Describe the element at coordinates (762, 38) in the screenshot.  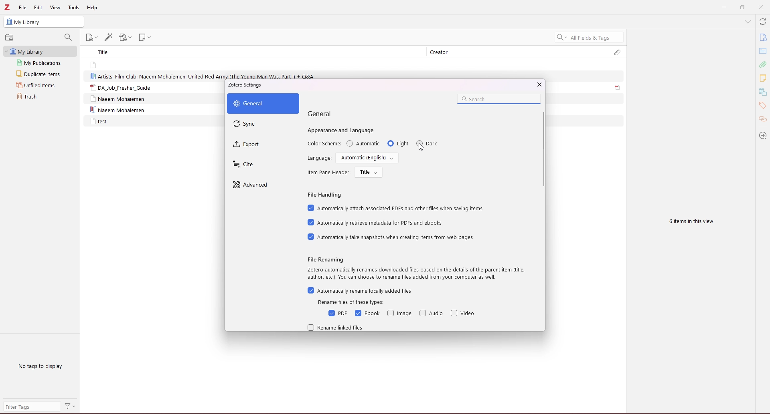
I see `info` at that location.